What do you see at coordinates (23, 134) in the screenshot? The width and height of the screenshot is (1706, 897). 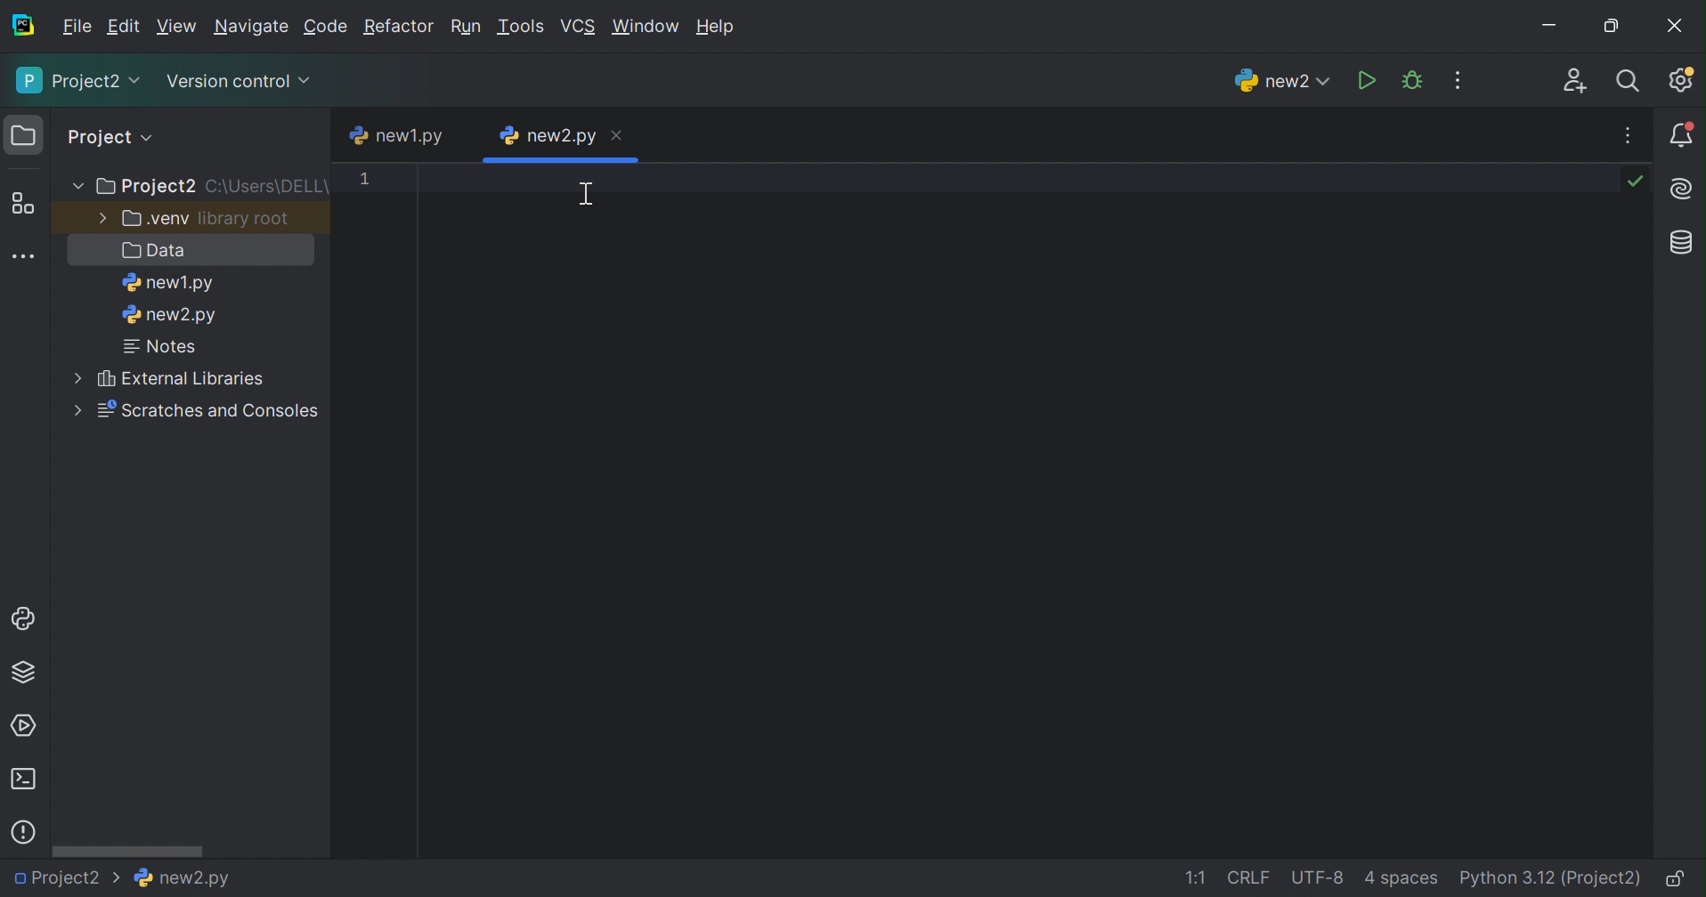 I see `Folder icon` at bounding box center [23, 134].